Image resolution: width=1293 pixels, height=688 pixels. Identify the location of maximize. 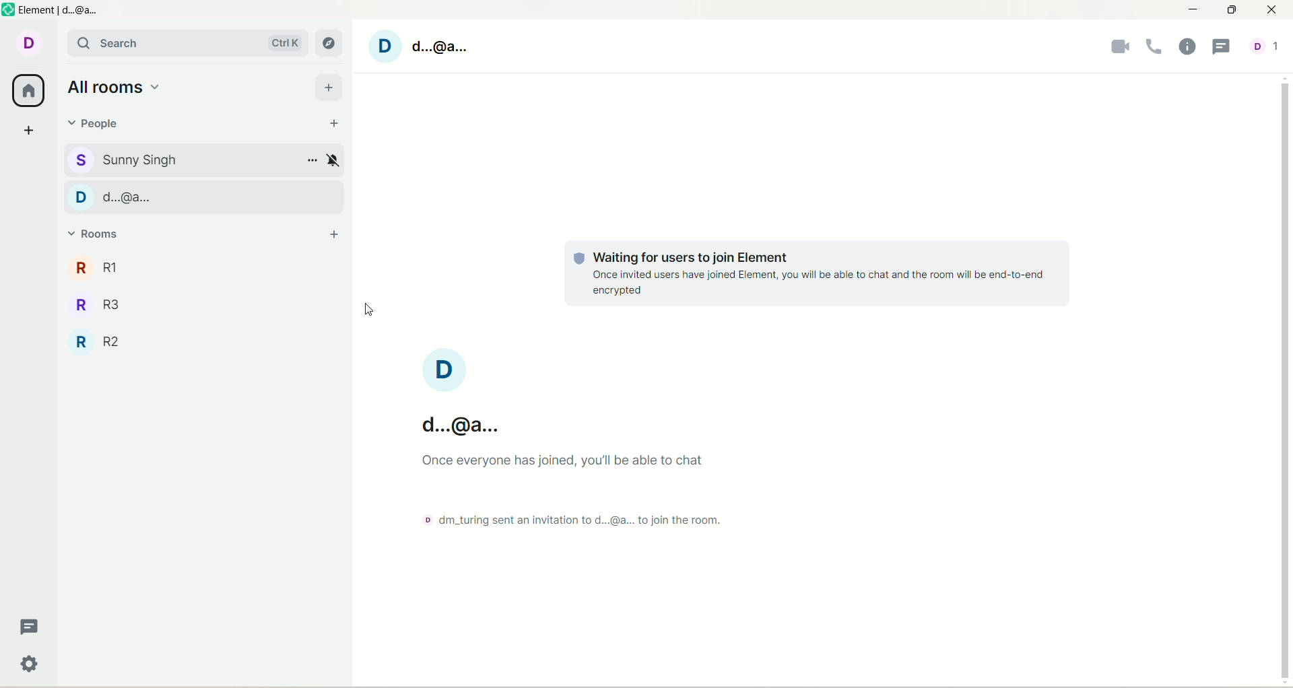
(1230, 11).